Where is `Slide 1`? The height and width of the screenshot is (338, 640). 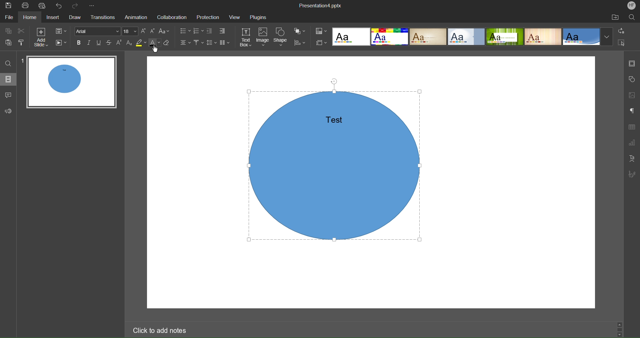 Slide 1 is located at coordinates (72, 83).